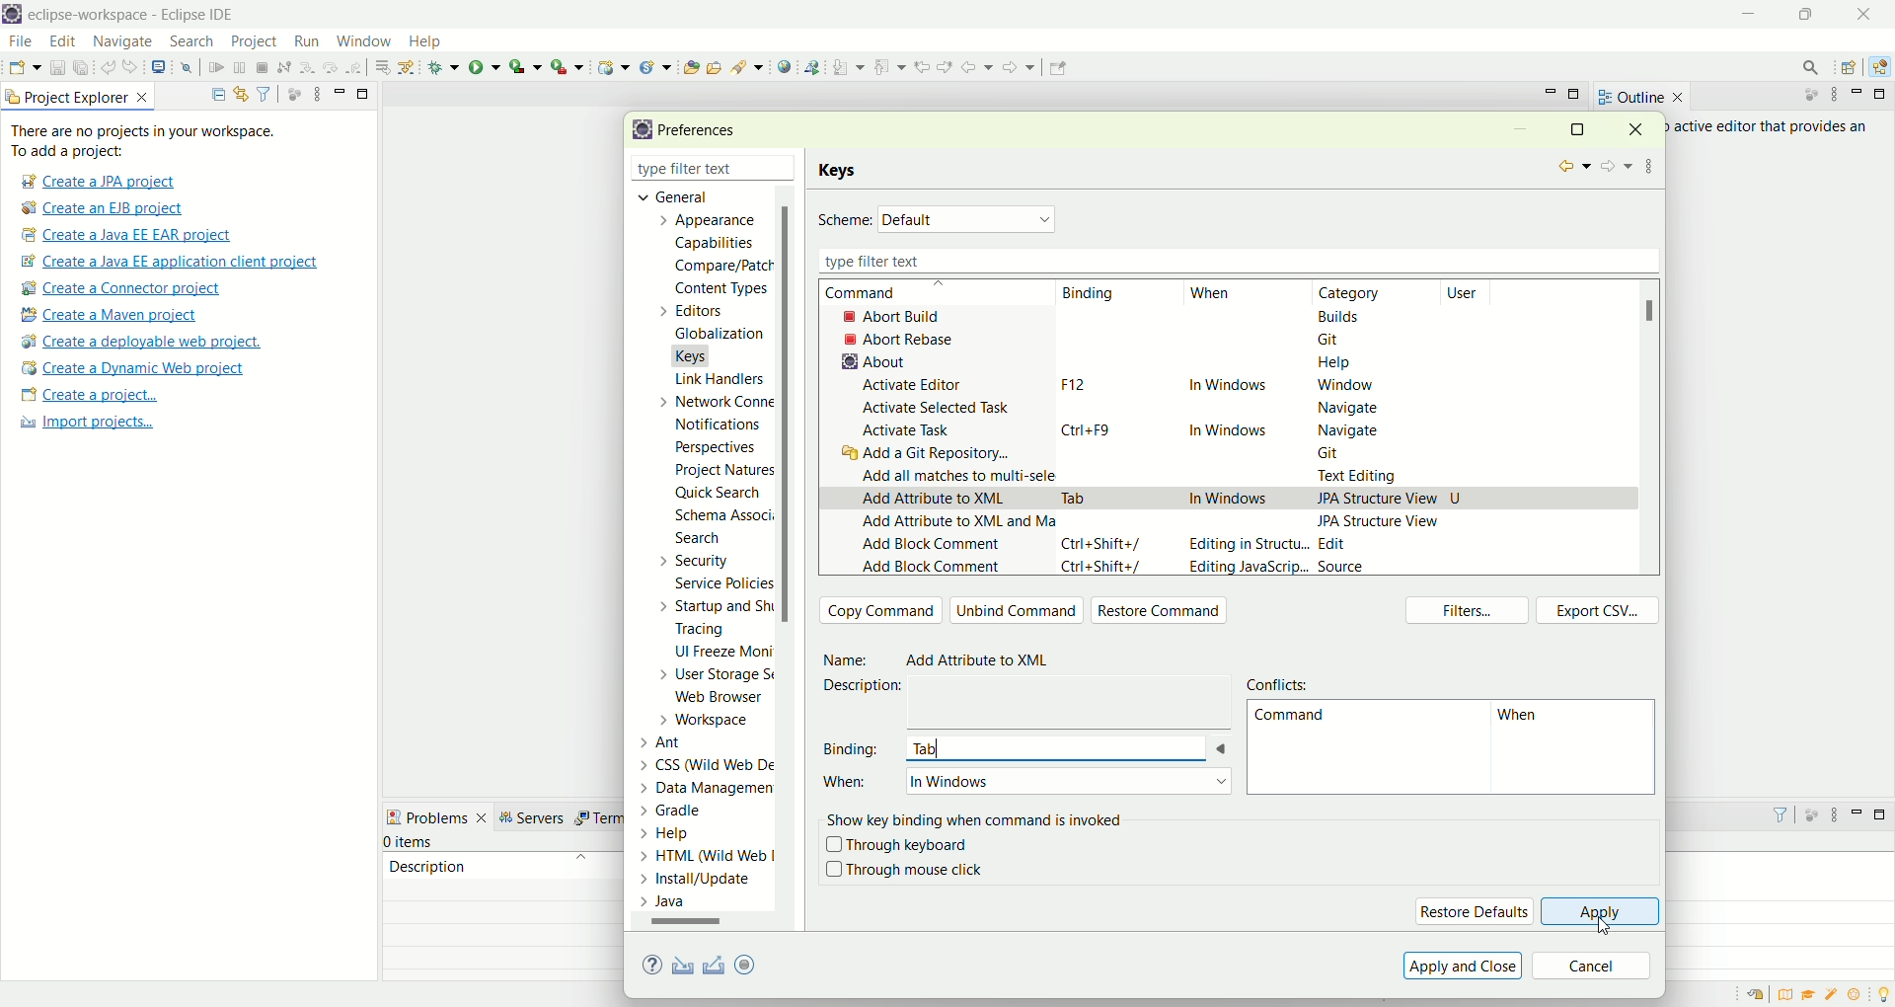 Image resolution: width=1895 pixels, height=1007 pixels. Describe the element at coordinates (1576, 96) in the screenshot. I see `maximize` at that location.